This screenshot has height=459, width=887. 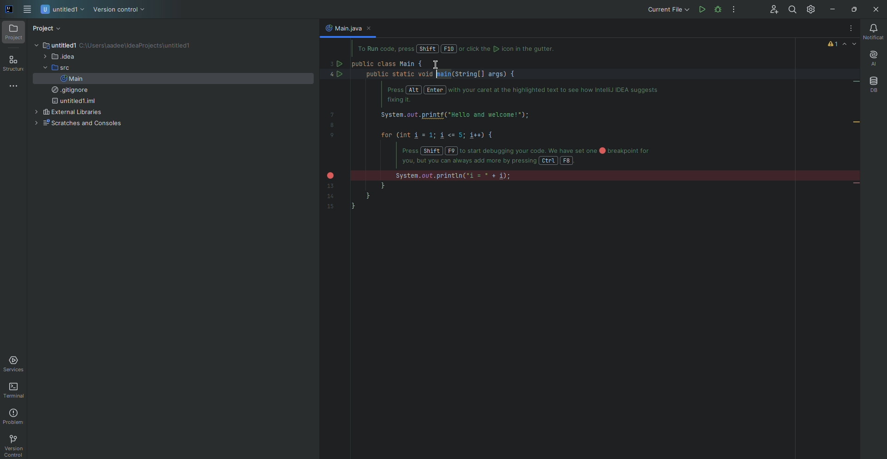 I want to click on Restore, so click(x=852, y=9).